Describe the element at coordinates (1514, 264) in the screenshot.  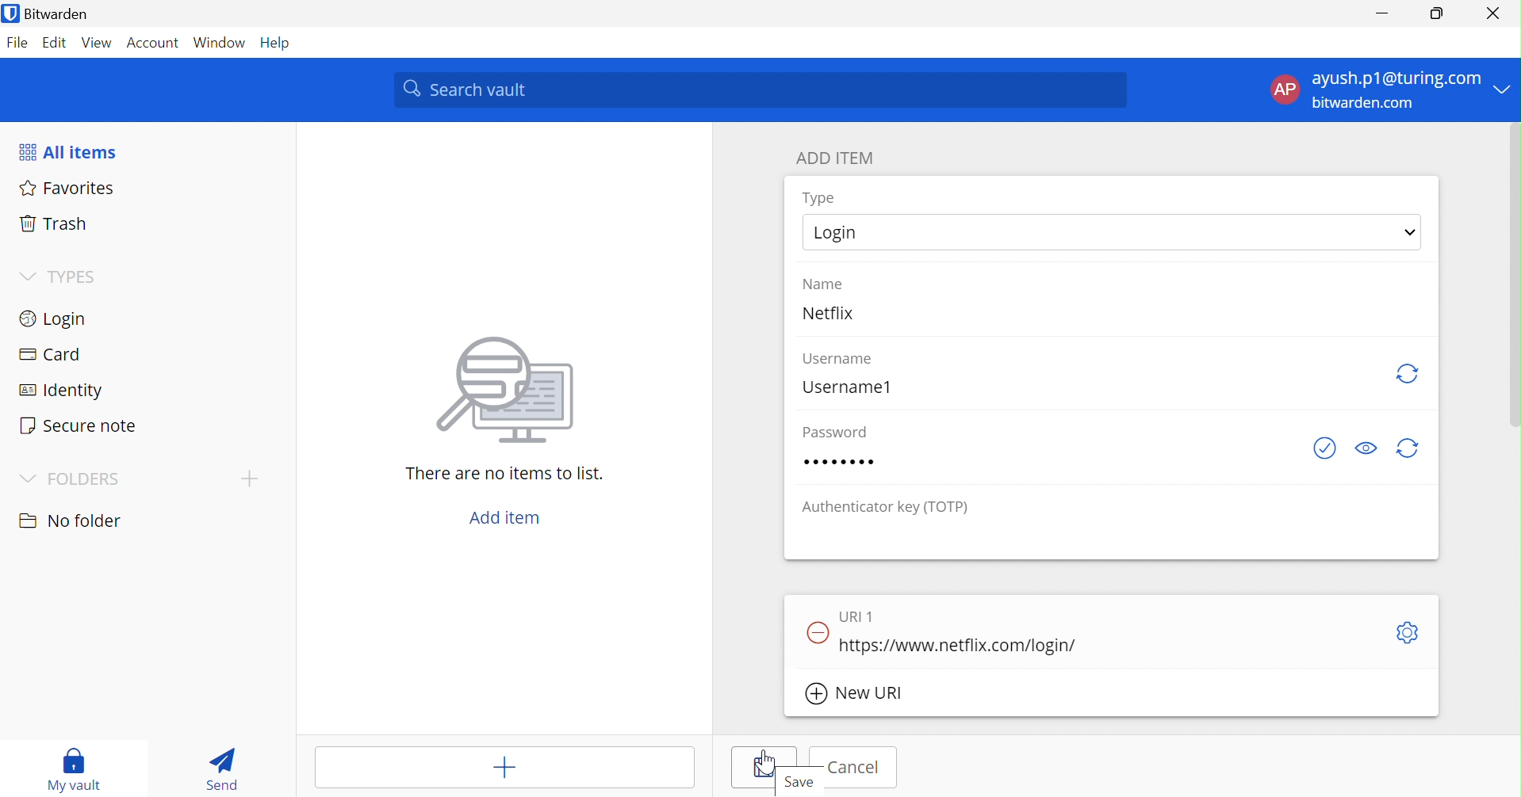
I see `scrollbar` at that location.